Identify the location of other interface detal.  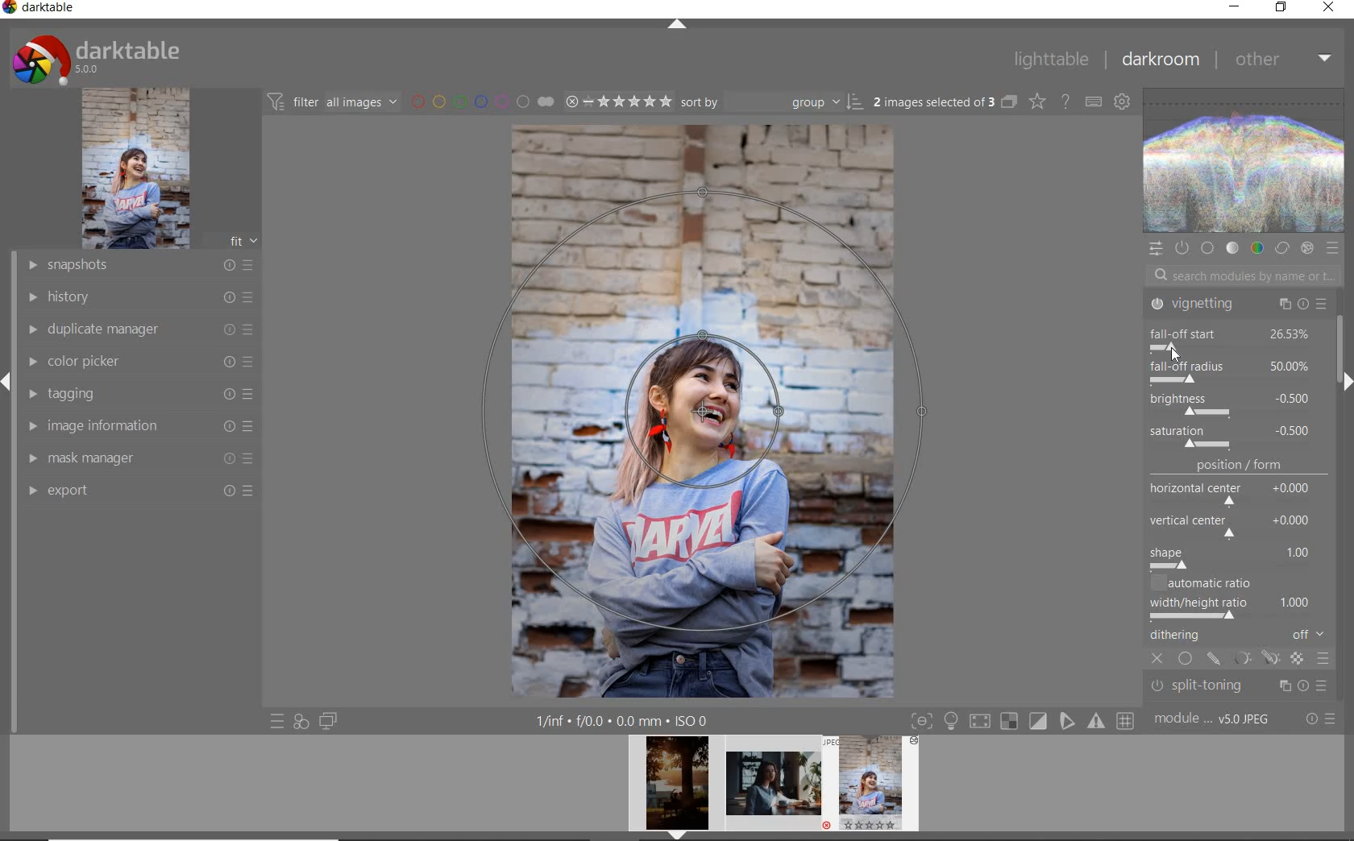
(624, 721).